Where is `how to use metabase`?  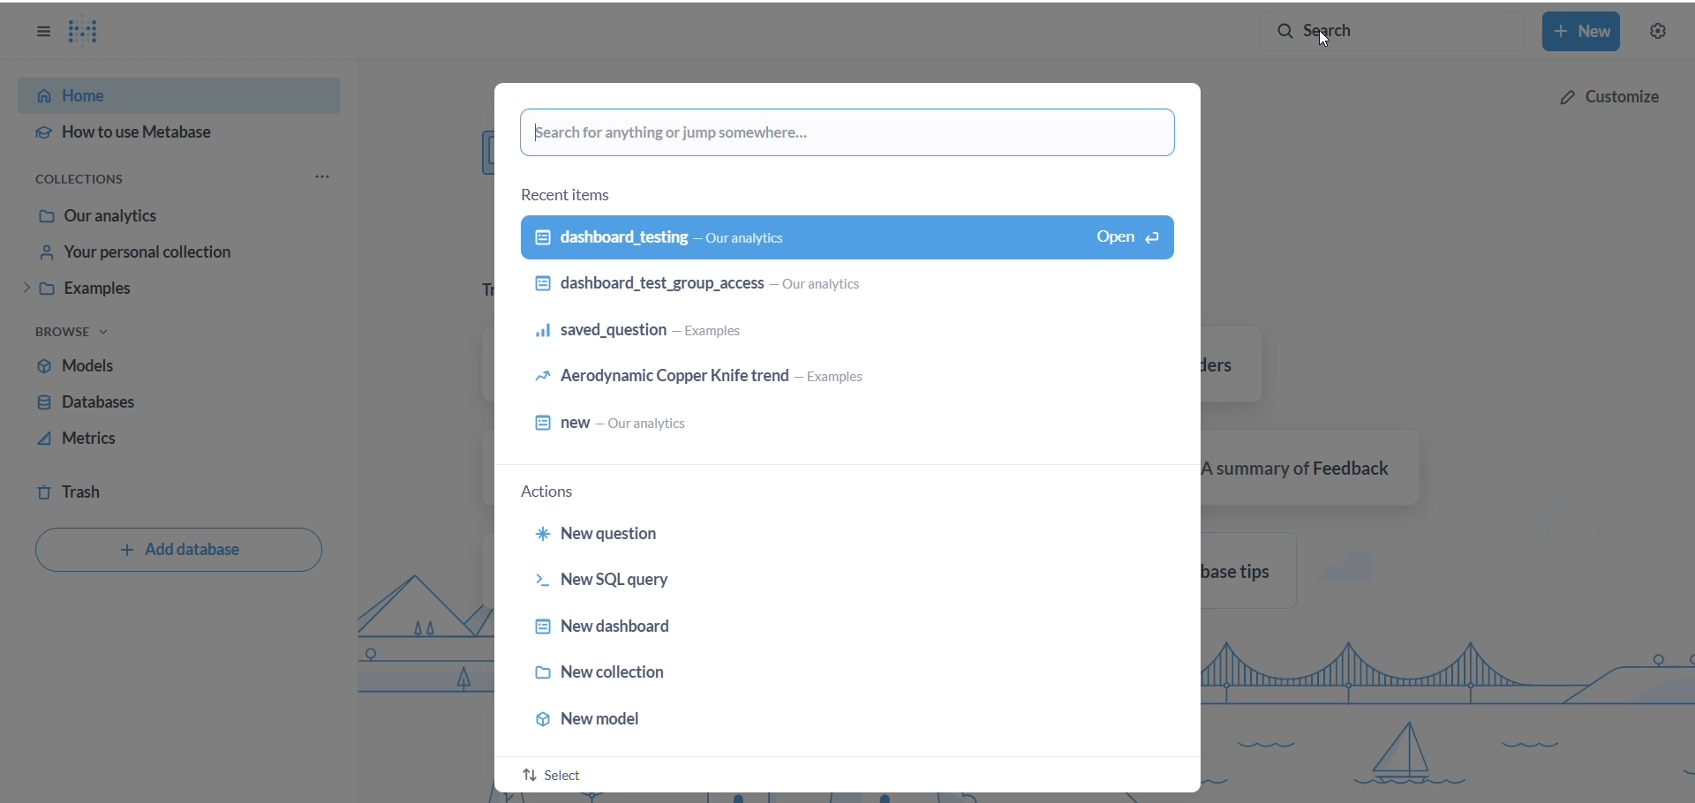
how to use metabase is located at coordinates (171, 132).